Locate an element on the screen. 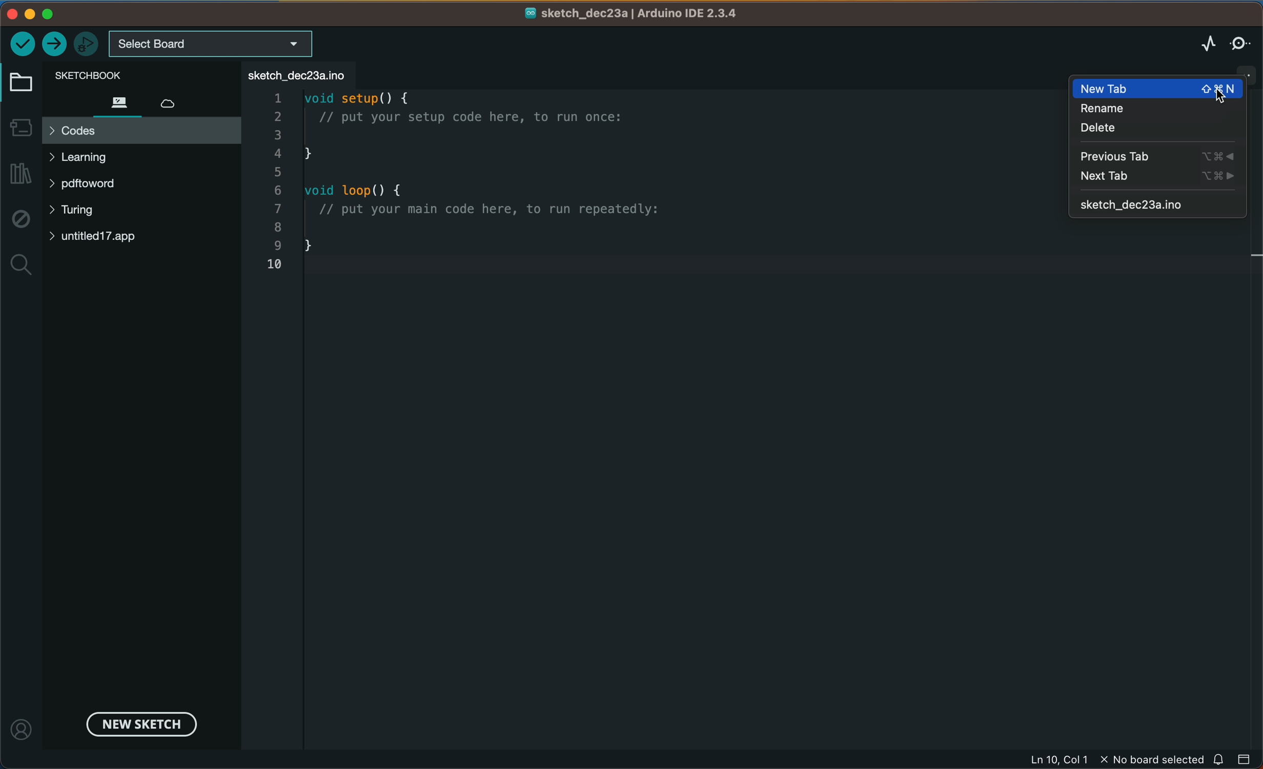 The height and width of the screenshot is (769, 1263). window control is located at coordinates (45, 14).